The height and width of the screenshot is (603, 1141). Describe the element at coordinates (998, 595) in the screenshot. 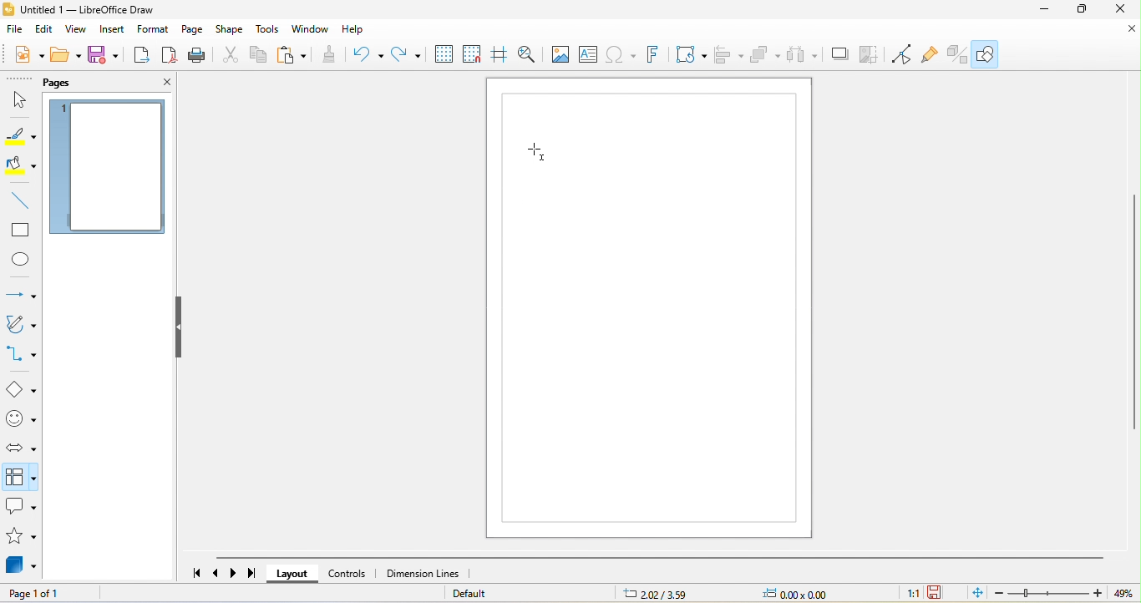

I see `zoom out` at that location.